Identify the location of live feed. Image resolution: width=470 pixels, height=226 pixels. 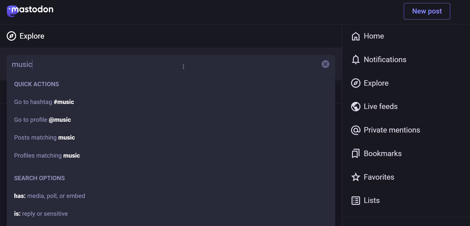
(375, 106).